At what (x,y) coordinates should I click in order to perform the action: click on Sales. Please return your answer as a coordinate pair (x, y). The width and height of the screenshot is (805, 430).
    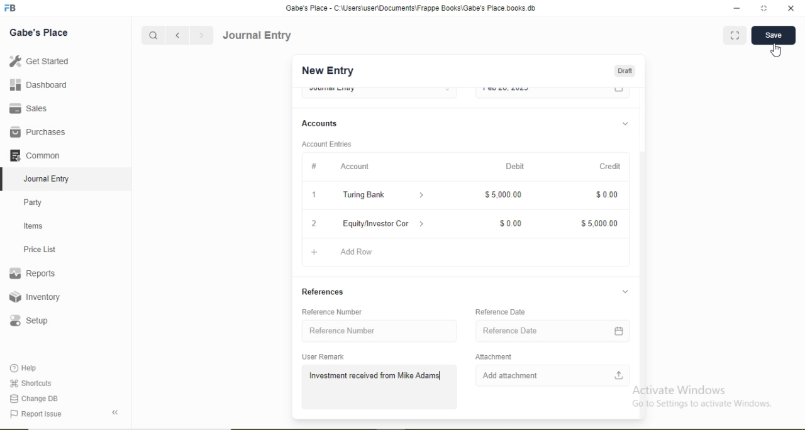
    Looking at the image, I should click on (26, 108).